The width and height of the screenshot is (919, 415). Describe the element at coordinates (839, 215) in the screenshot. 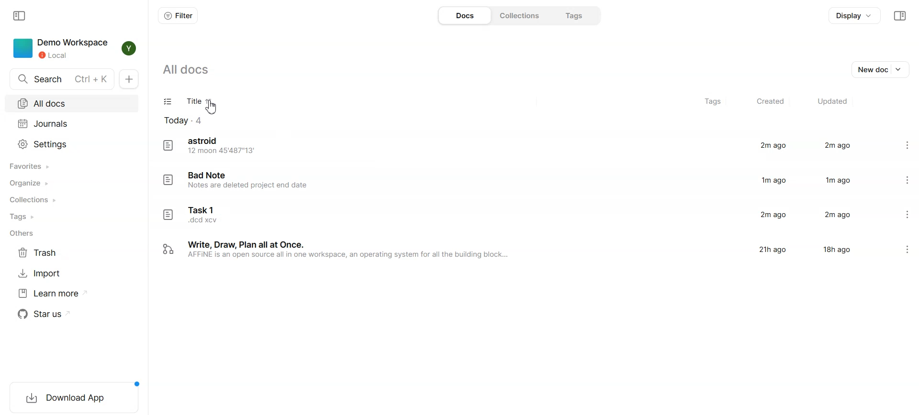

I see `2m ago` at that location.